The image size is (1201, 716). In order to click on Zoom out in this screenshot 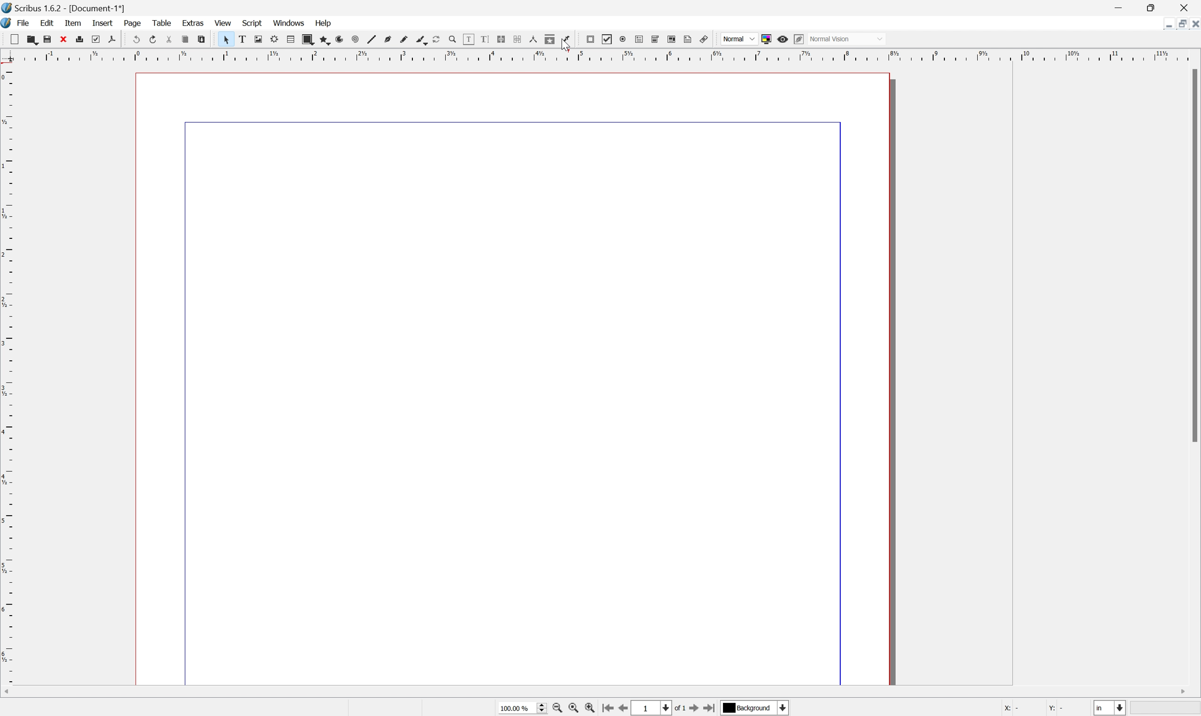, I will do `click(555, 709)`.